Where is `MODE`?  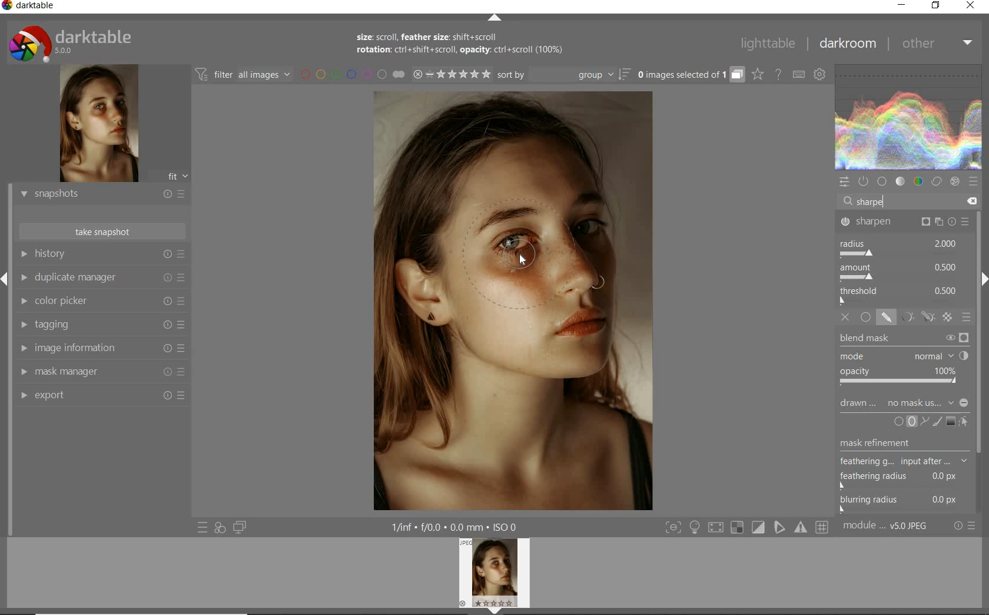 MODE is located at coordinates (903, 357).